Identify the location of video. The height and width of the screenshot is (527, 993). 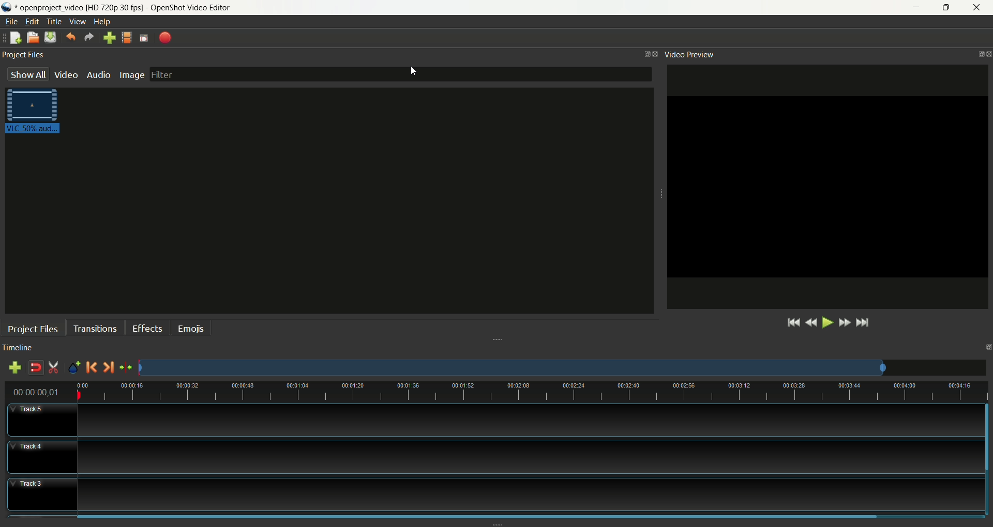
(66, 75).